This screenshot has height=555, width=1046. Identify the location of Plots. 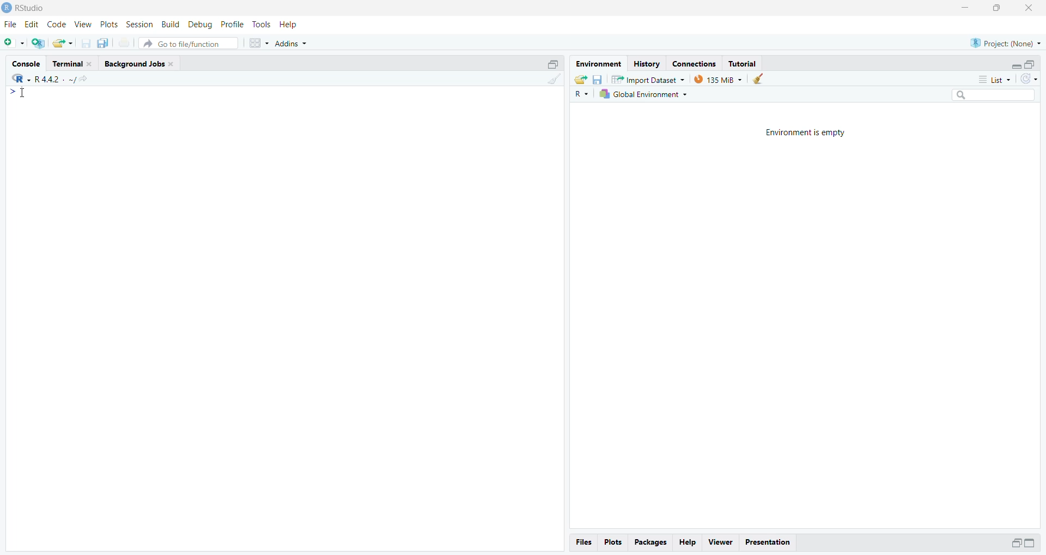
(108, 25).